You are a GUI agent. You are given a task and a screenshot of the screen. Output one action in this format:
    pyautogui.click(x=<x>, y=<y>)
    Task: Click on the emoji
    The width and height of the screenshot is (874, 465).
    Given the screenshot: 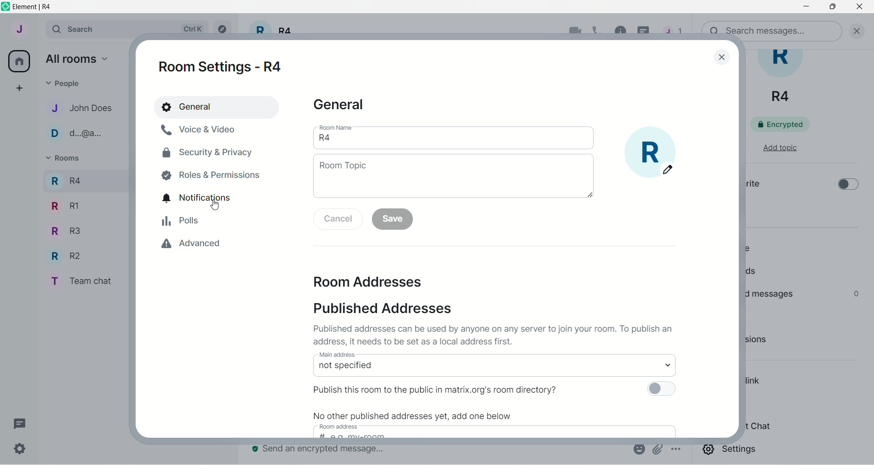 What is the action you would take?
    pyautogui.click(x=638, y=449)
    